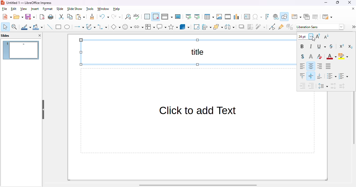  Describe the element at coordinates (303, 57) in the screenshot. I see `toggle shadow` at that location.